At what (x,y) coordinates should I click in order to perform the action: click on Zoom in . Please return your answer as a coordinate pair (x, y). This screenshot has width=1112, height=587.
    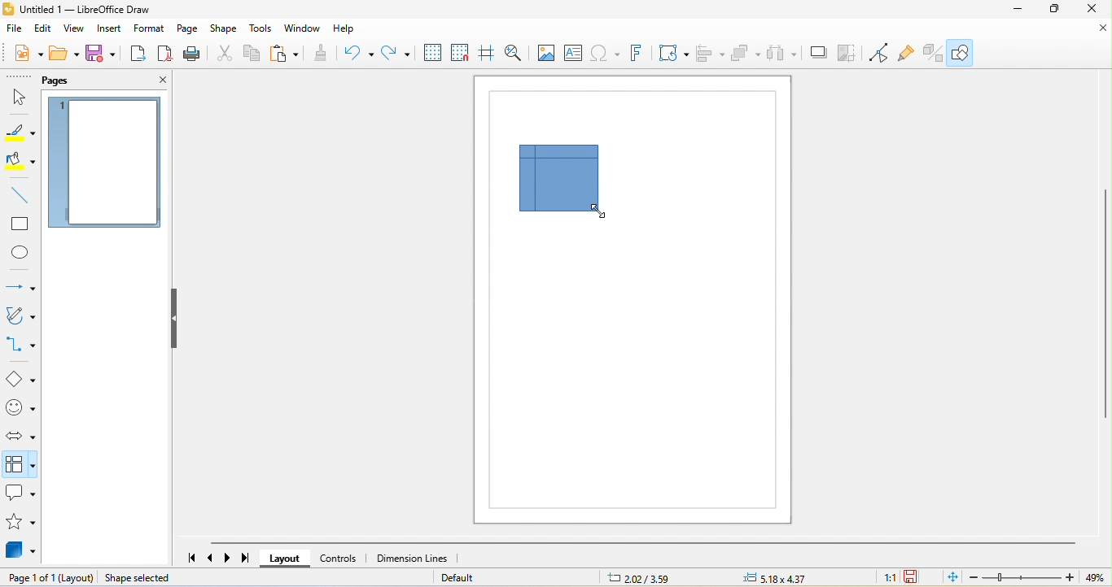
    Looking at the image, I should click on (1071, 578).